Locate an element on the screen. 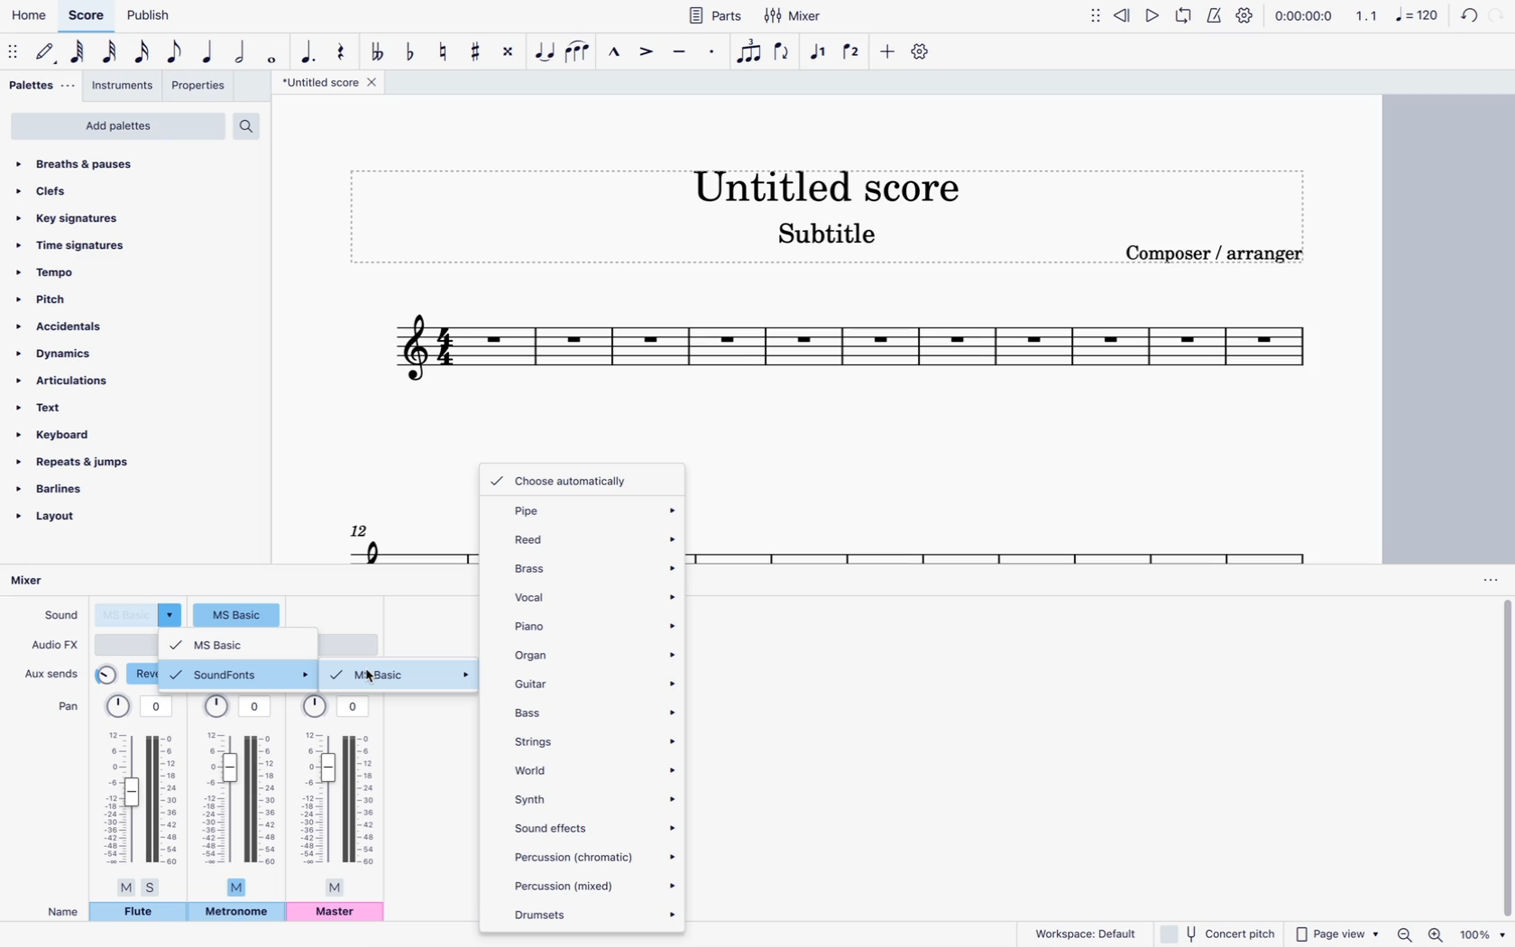 Image resolution: width=1515 pixels, height=947 pixels. time is located at coordinates (1303, 14).